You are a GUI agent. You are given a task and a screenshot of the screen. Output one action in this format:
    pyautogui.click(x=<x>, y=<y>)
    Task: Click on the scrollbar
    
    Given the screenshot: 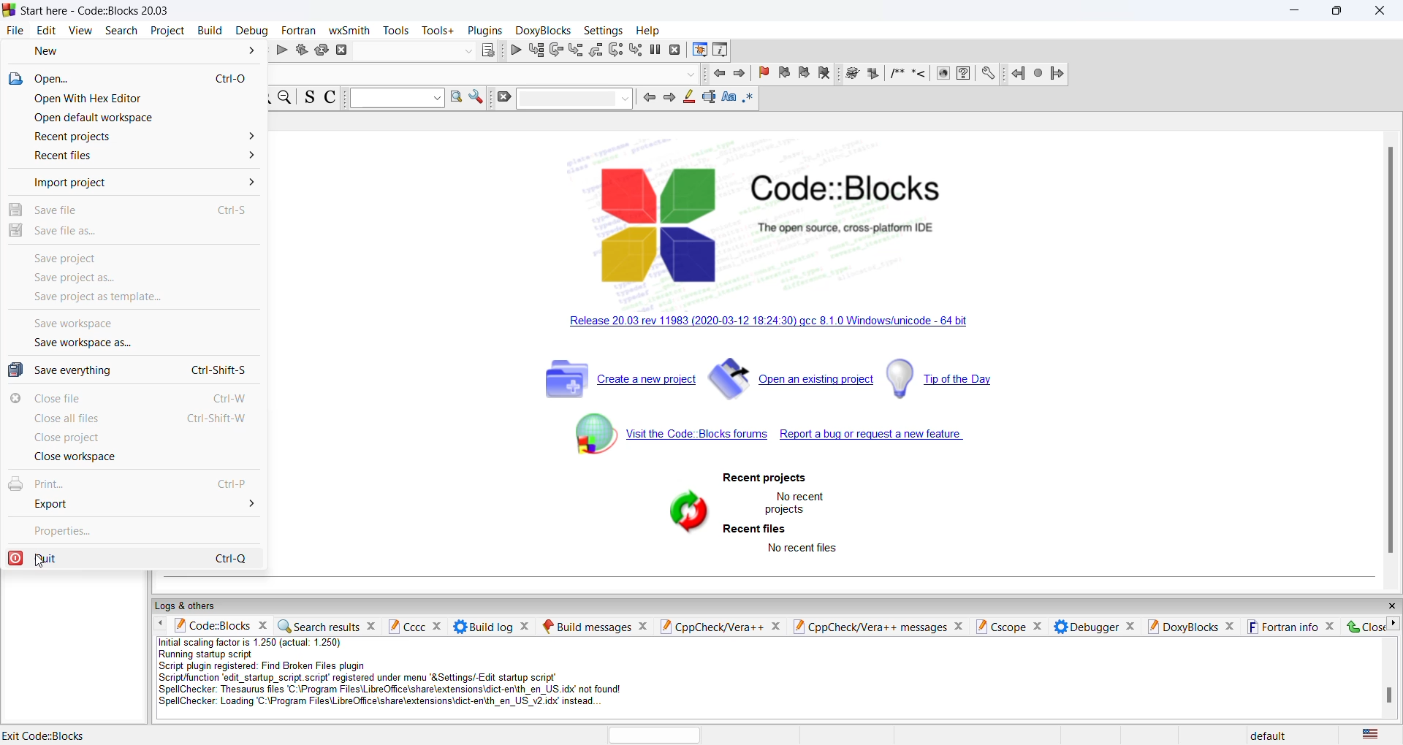 What is the action you would take?
    pyautogui.click(x=1391, y=354)
    